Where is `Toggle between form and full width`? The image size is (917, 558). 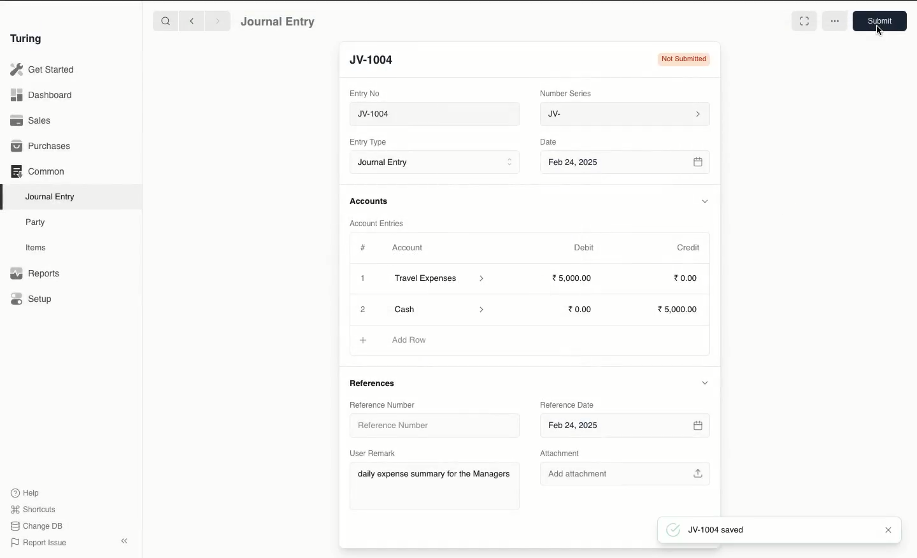 Toggle between form and full width is located at coordinates (804, 21).